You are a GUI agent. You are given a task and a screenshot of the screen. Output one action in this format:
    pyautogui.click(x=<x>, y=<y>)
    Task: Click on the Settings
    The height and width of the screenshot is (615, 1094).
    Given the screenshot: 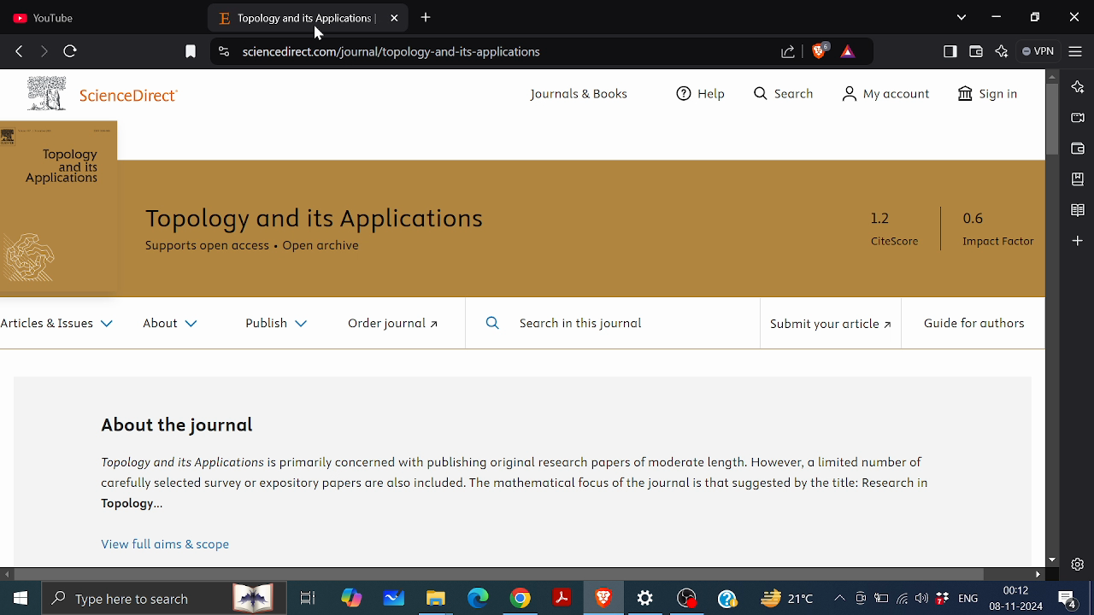 What is the action you would take?
    pyautogui.click(x=647, y=599)
    